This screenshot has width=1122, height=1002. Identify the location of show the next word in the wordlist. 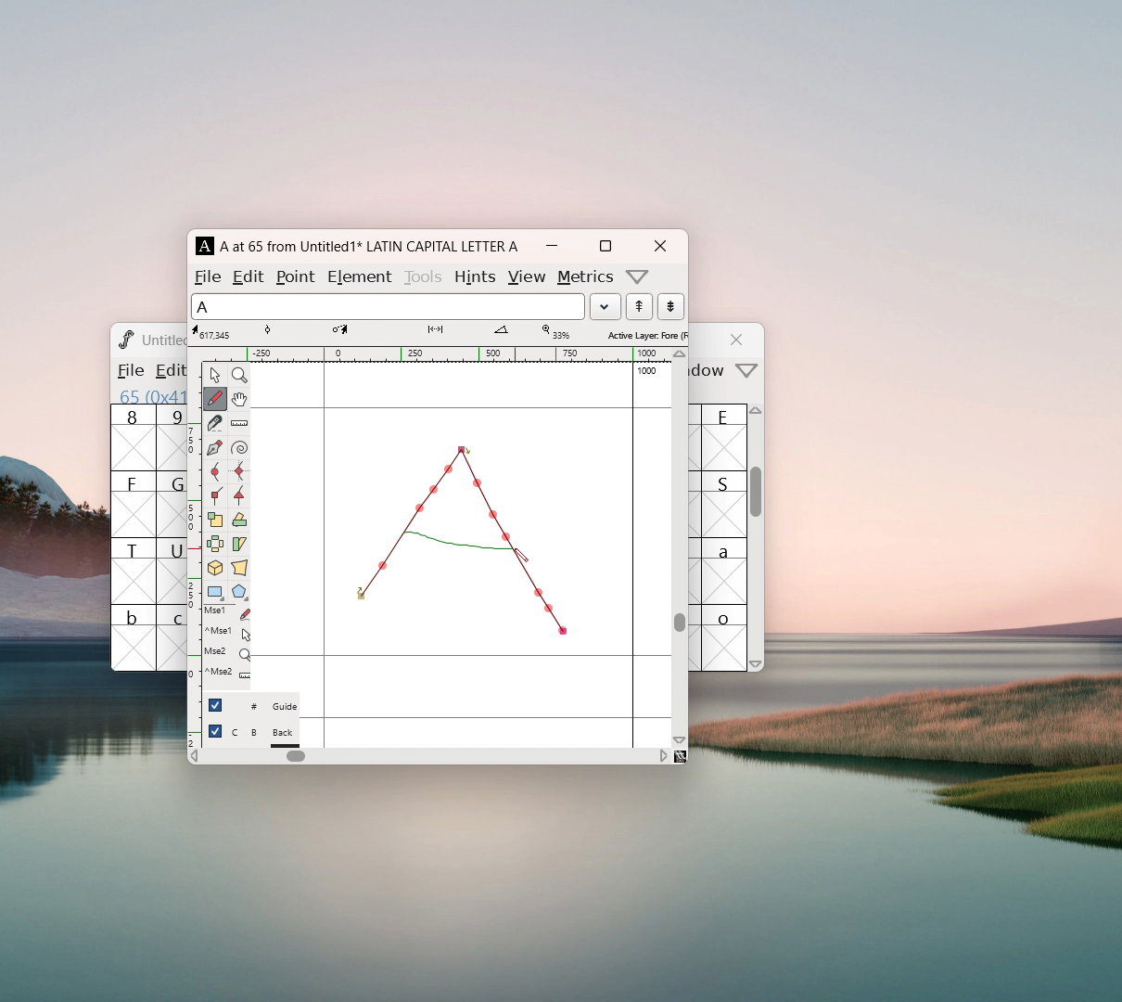
(639, 308).